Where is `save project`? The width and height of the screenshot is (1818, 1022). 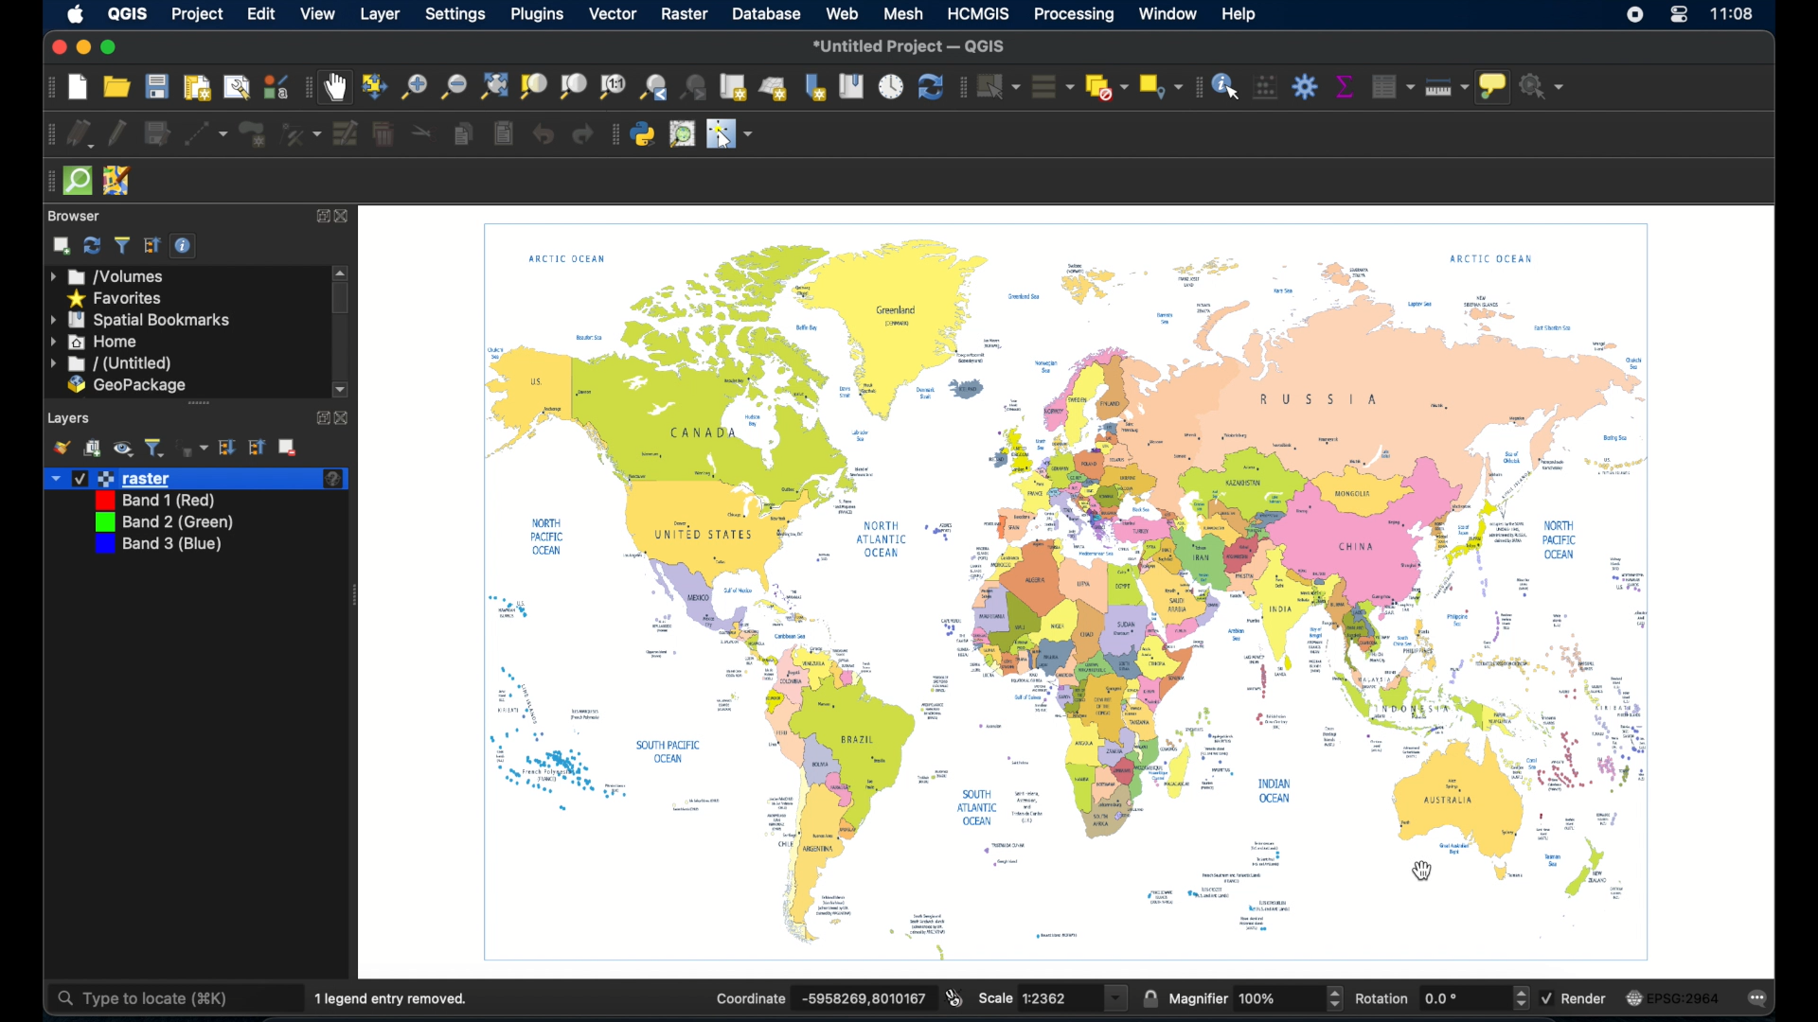 save project is located at coordinates (157, 87).